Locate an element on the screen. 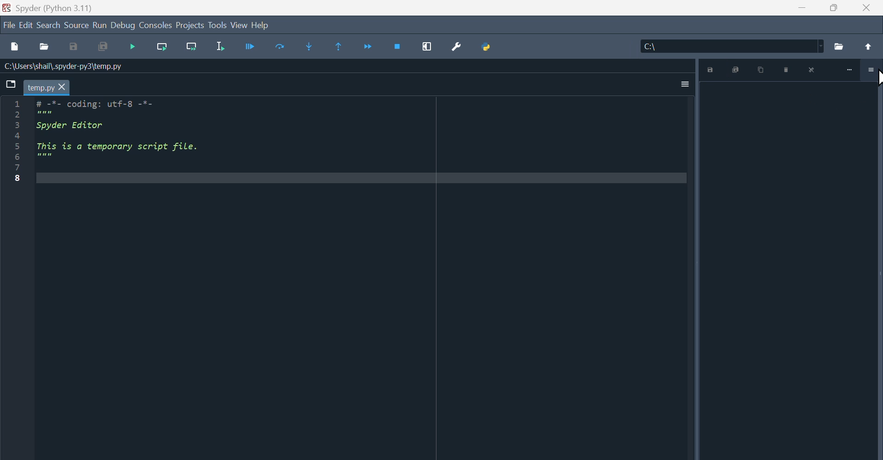 The width and height of the screenshot is (883, 460). Stop debugging is located at coordinates (132, 47).